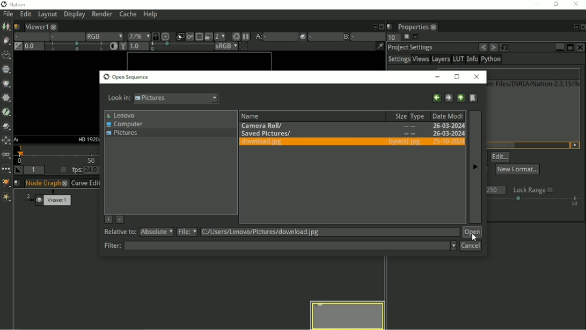  Describe the element at coordinates (501, 157) in the screenshot. I see `Edit` at that location.